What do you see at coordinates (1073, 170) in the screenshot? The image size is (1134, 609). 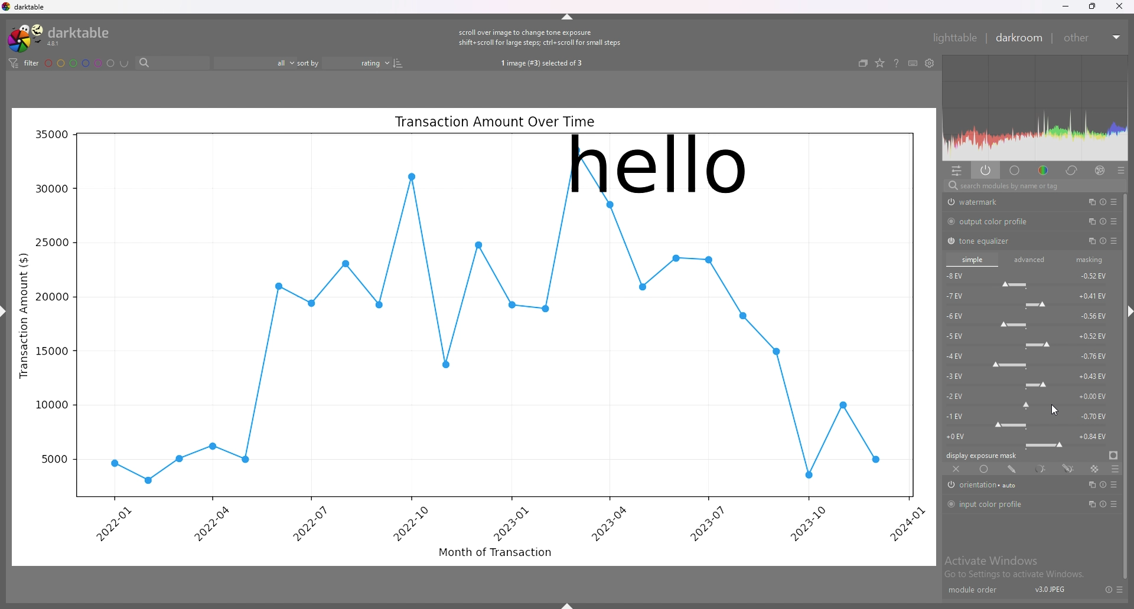 I see `correct` at bounding box center [1073, 170].